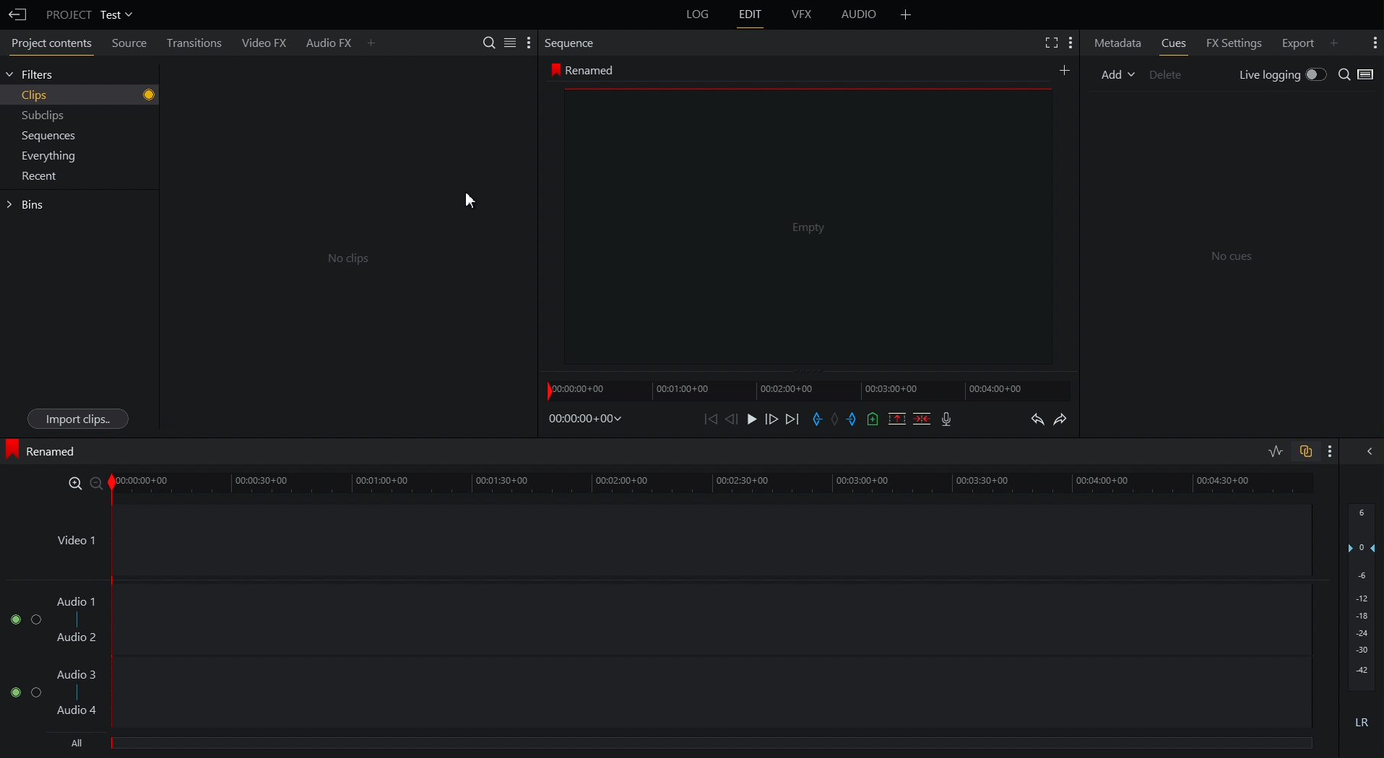 The image size is (1384, 758). Describe the element at coordinates (81, 743) in the screenshot. I see `All` at that location.